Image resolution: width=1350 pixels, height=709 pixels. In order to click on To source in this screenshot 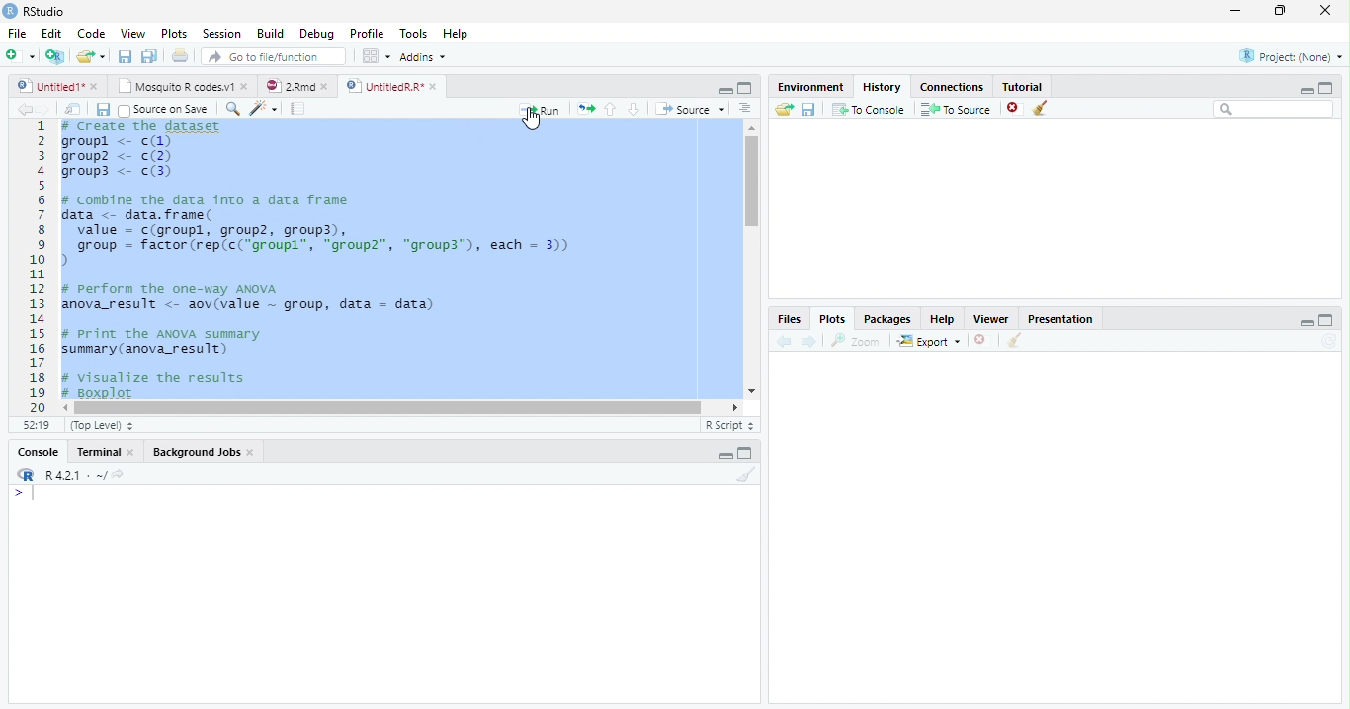, I will do `click(959, 111)`.